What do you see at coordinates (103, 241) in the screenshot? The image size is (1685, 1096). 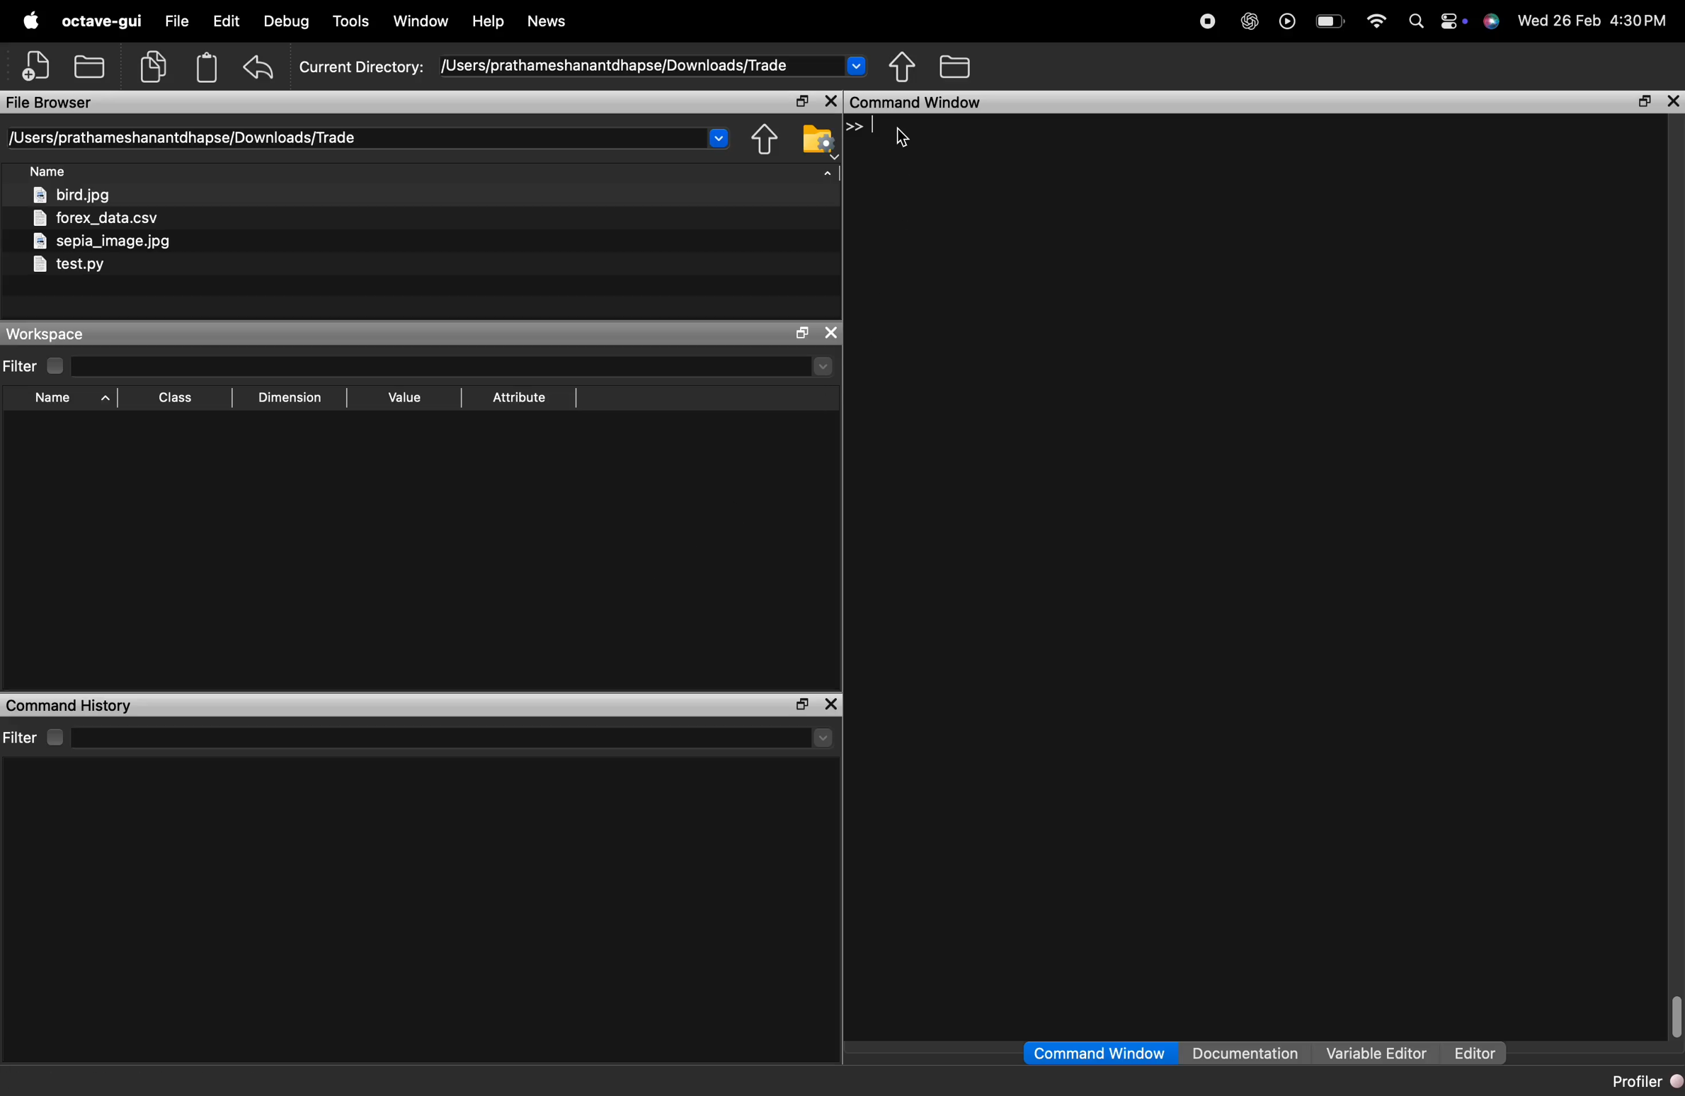 I see ` sepia_image.jpg` at bounding box center [103, 241].